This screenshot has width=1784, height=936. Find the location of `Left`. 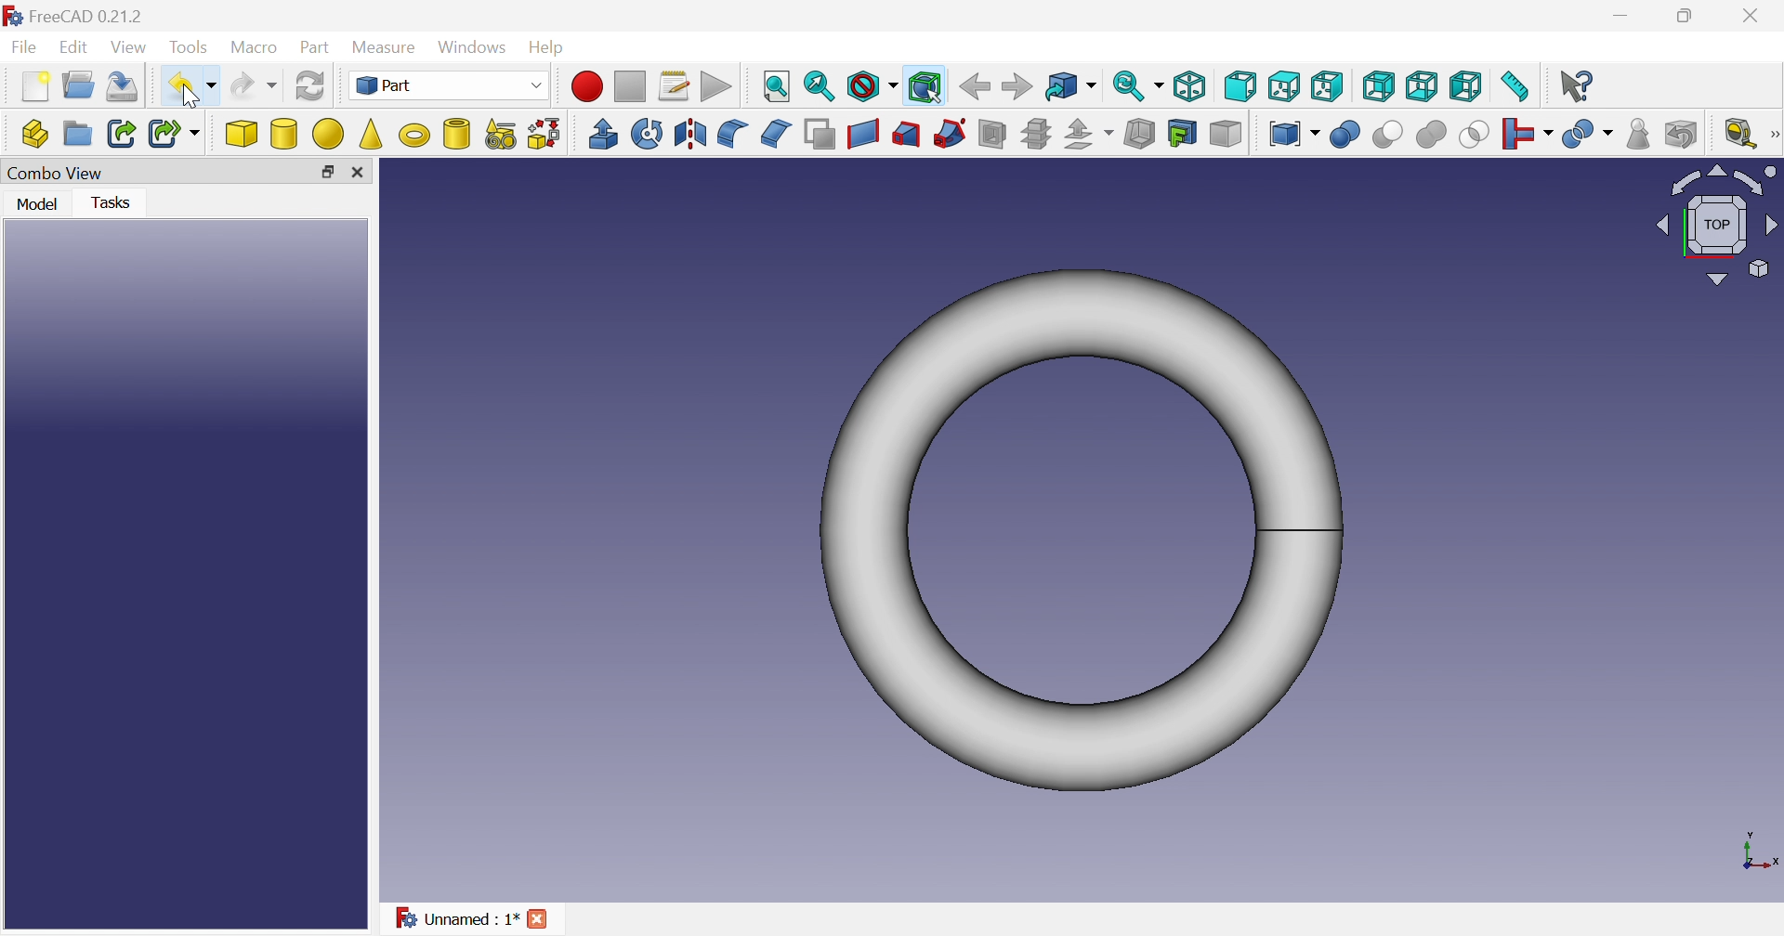

Left is located at coordinates (1467, 85).